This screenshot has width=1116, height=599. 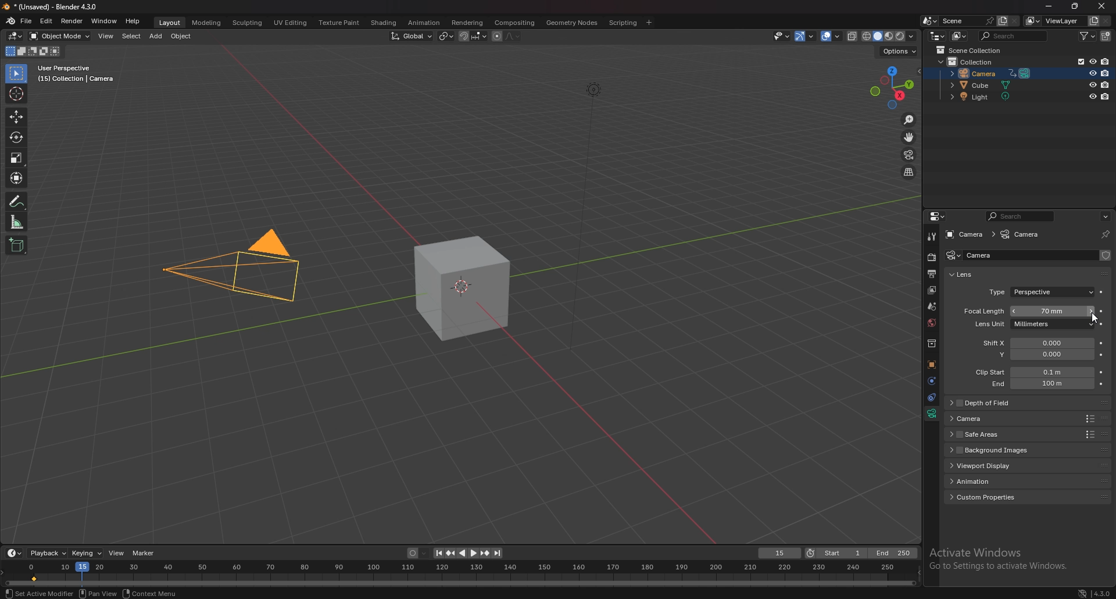 What do you see at coordinates (1093, 320) in the screenshot?
I see `Cursor` at bounding box center [1093, 320].